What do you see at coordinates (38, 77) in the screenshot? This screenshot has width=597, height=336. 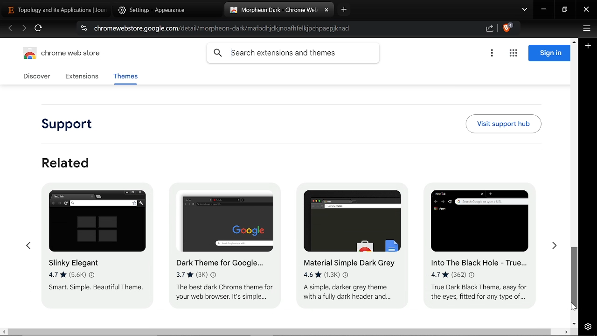 I see `Discover` at bounding box center [38, 77].